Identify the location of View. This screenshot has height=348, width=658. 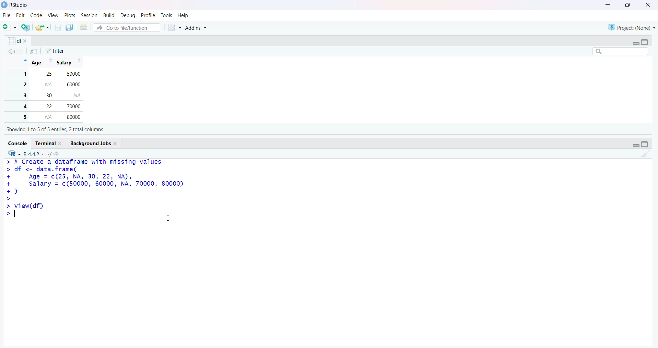
(52, 16).